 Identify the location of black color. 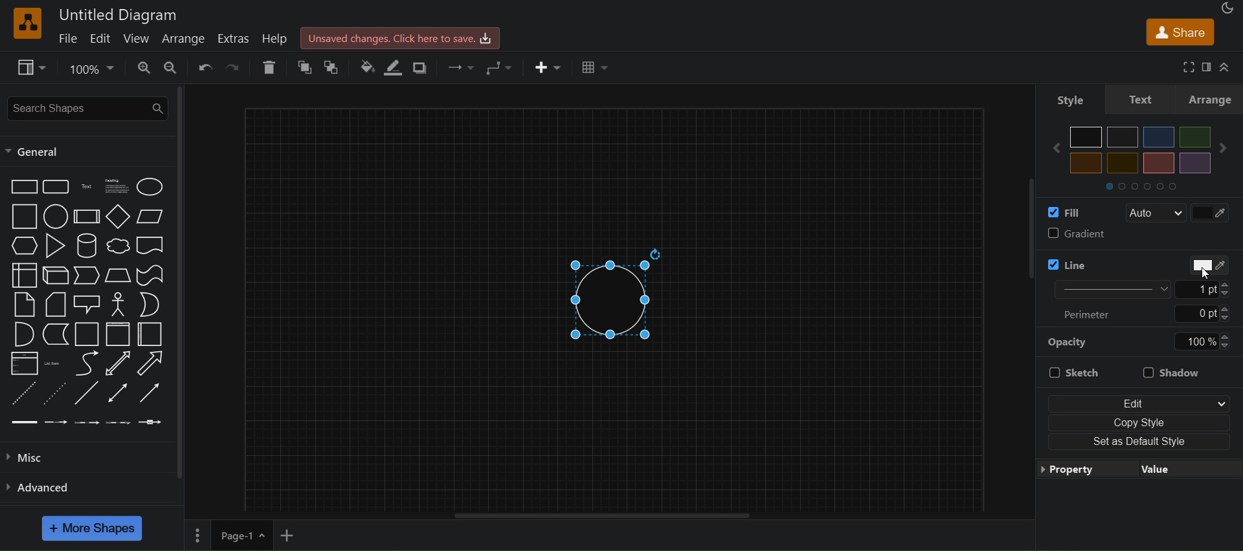
(1086, 137).